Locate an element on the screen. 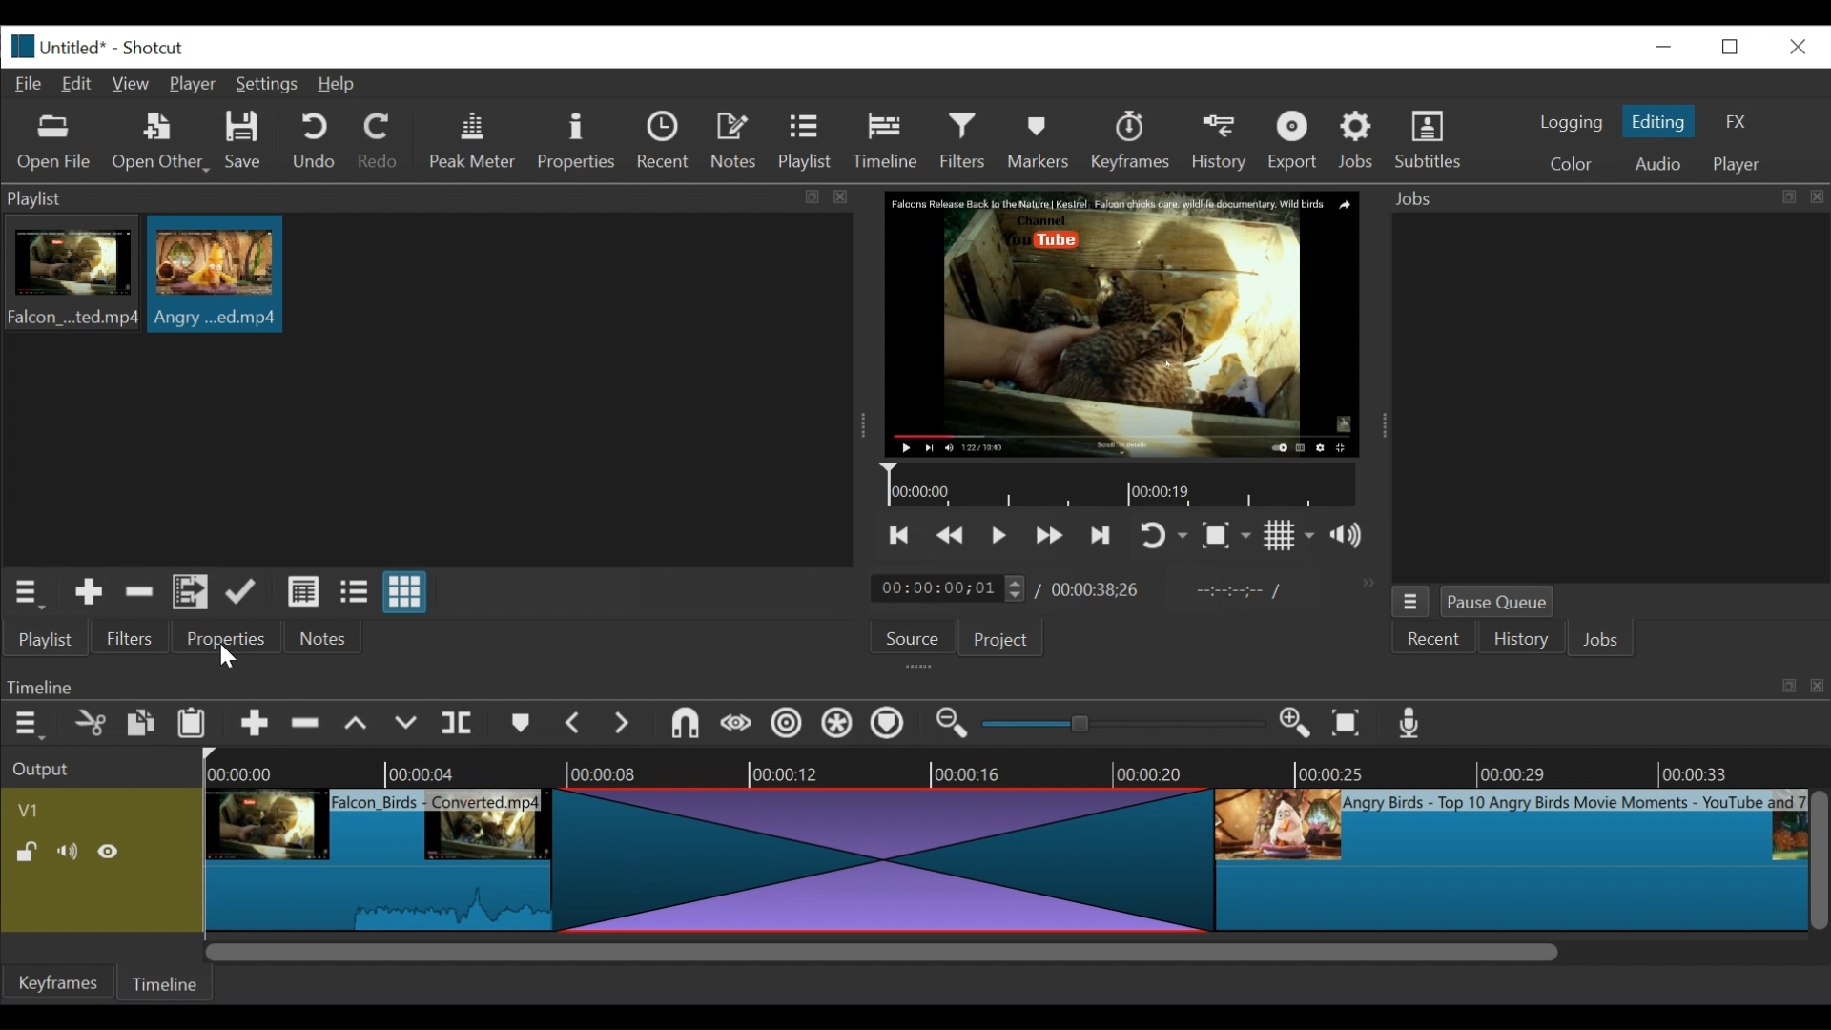 The height and width of the screenshot is (1030, 1831). Filters is located at coordinates (968, 141).